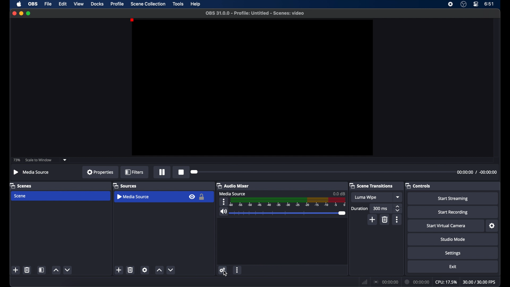  Describe the element at coordinates (134, 197) in the screenshot. I see `media source` at that location.